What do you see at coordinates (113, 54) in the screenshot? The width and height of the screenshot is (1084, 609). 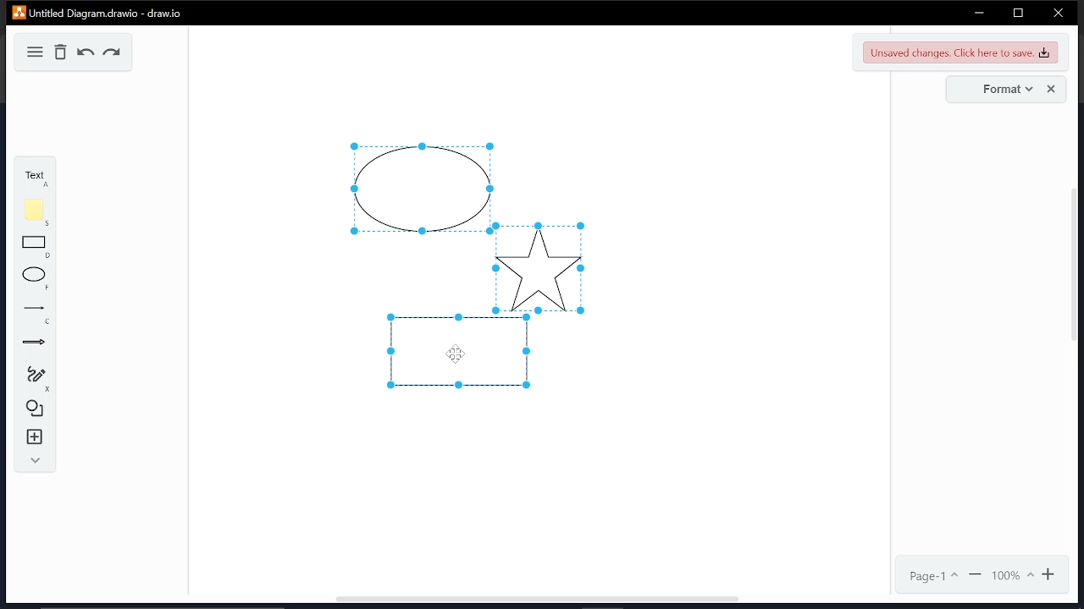 I see `redo` at bounding box center [113, 54].